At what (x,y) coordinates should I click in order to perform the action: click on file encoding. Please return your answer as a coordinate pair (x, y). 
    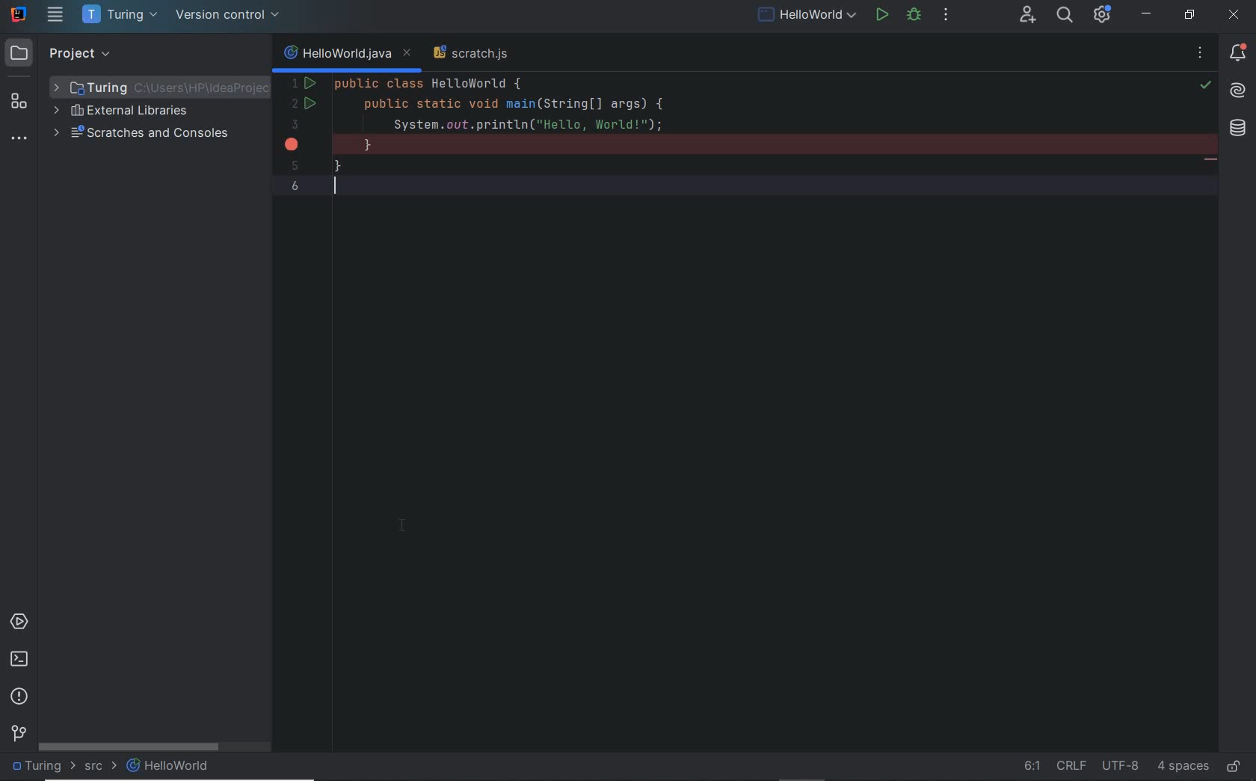
    Looking at the image, I should click on (1124, 765).